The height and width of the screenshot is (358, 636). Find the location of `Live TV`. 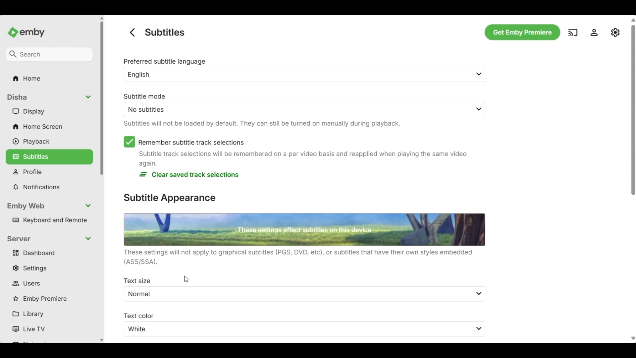

Live TV is located at coordinates (51, 329).